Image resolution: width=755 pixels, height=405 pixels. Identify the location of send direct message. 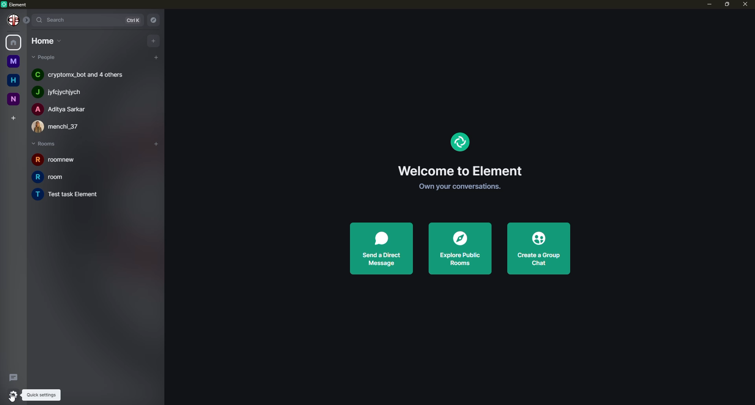
(380, 249).